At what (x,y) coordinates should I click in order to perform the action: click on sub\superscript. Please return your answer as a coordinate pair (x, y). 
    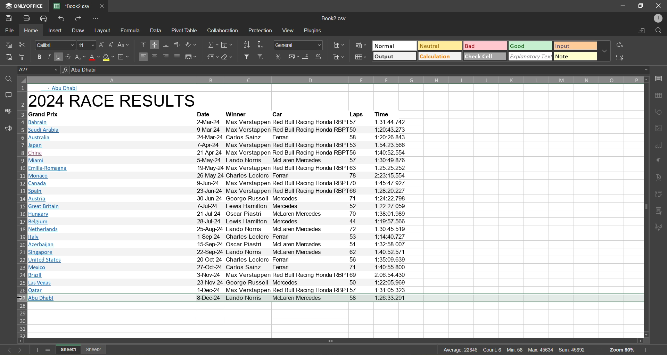
    Looking at the image, I should click on (80, 58).